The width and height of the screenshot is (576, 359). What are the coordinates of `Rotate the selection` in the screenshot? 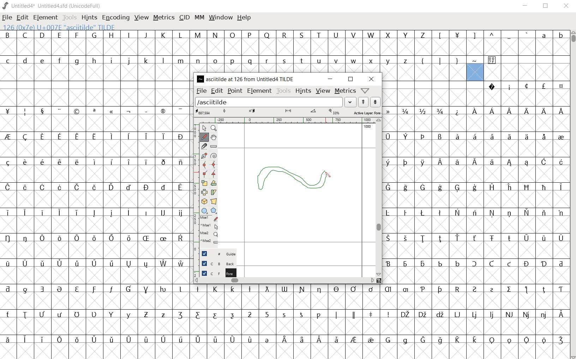 It's located at (213, 184).